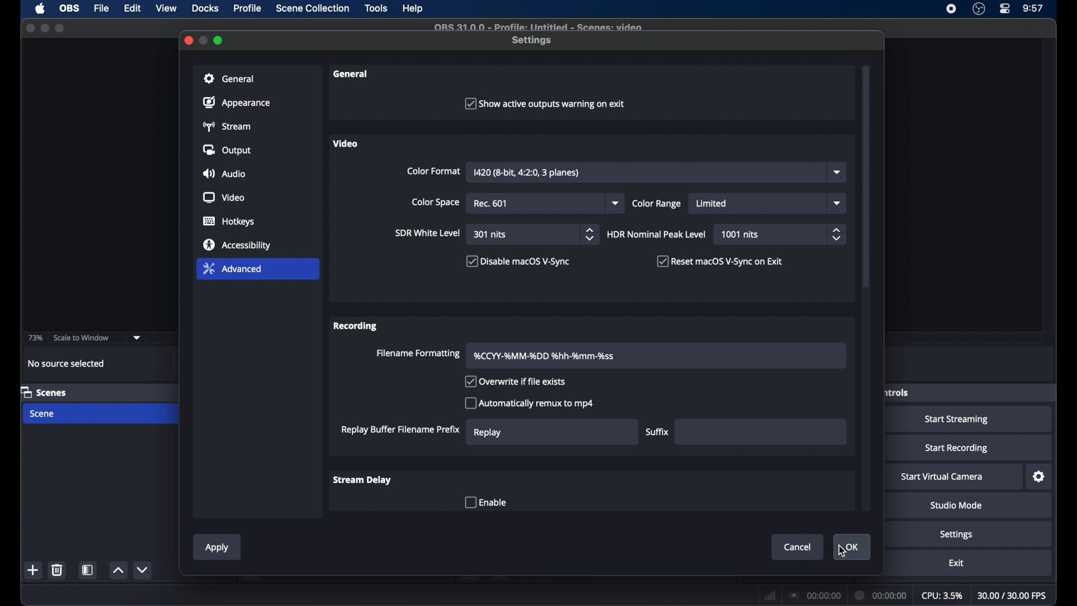 The height and width of the screenshot is (606, 1077). Describe the element at coordinates (227, 150) in the screenshot. I see `output` at that location.